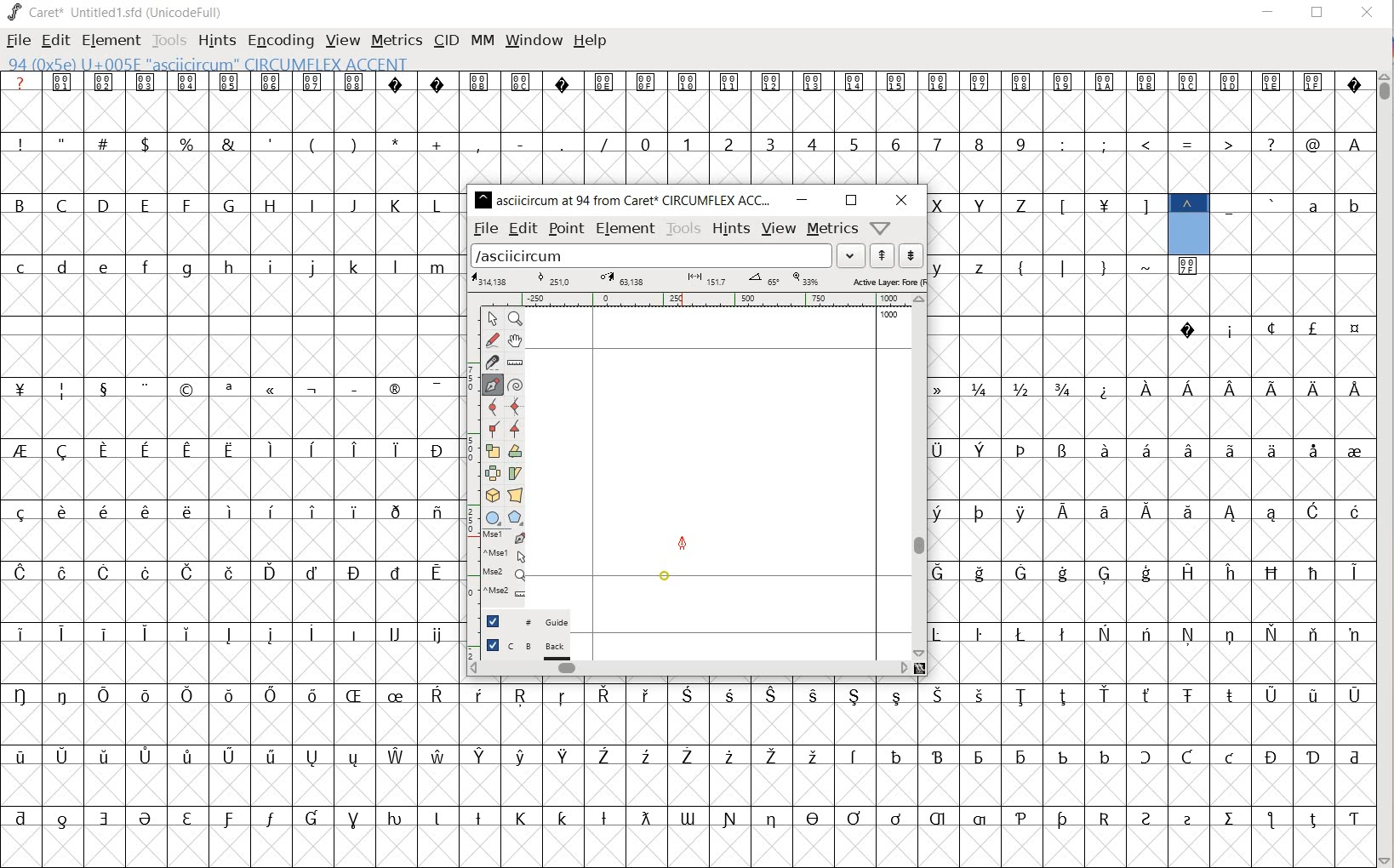  What do you see at coordinates (1365, 14) in the screenshot?
I see `CLOSE` at bounding box center [1365, 14].